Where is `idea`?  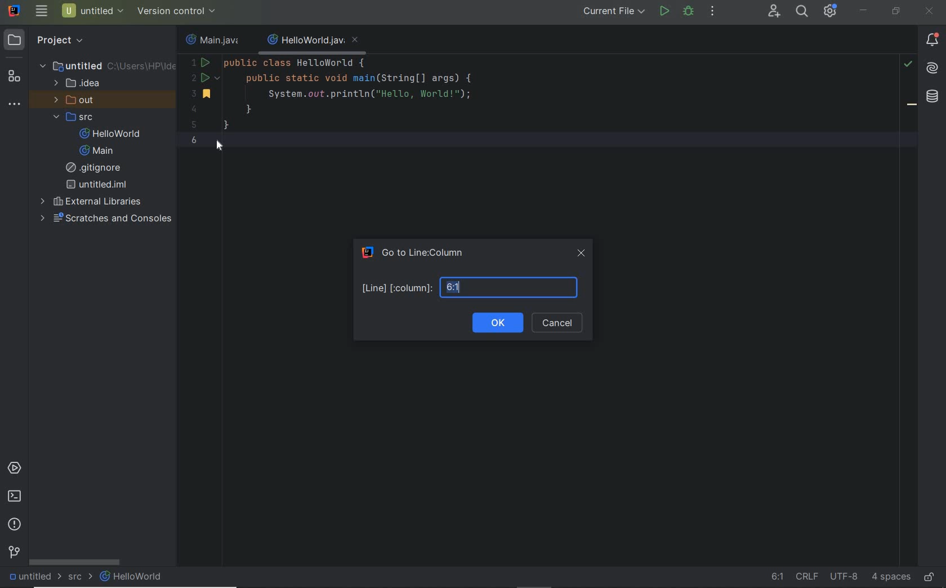
idea is located at coordinates (79, 82).